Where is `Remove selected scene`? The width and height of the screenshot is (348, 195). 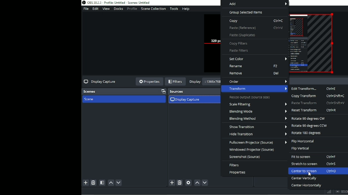
Remove selected scene is located at coordinates (93, 183).